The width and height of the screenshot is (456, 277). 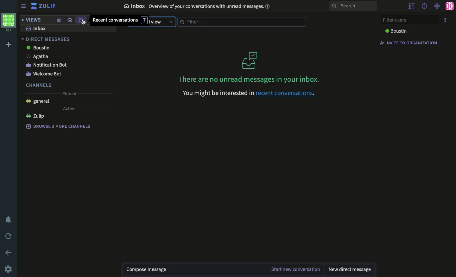 What do you see at coordinates (9, 43) in the screenshot?
I see `add workspace` at bounding box center [9, 43].